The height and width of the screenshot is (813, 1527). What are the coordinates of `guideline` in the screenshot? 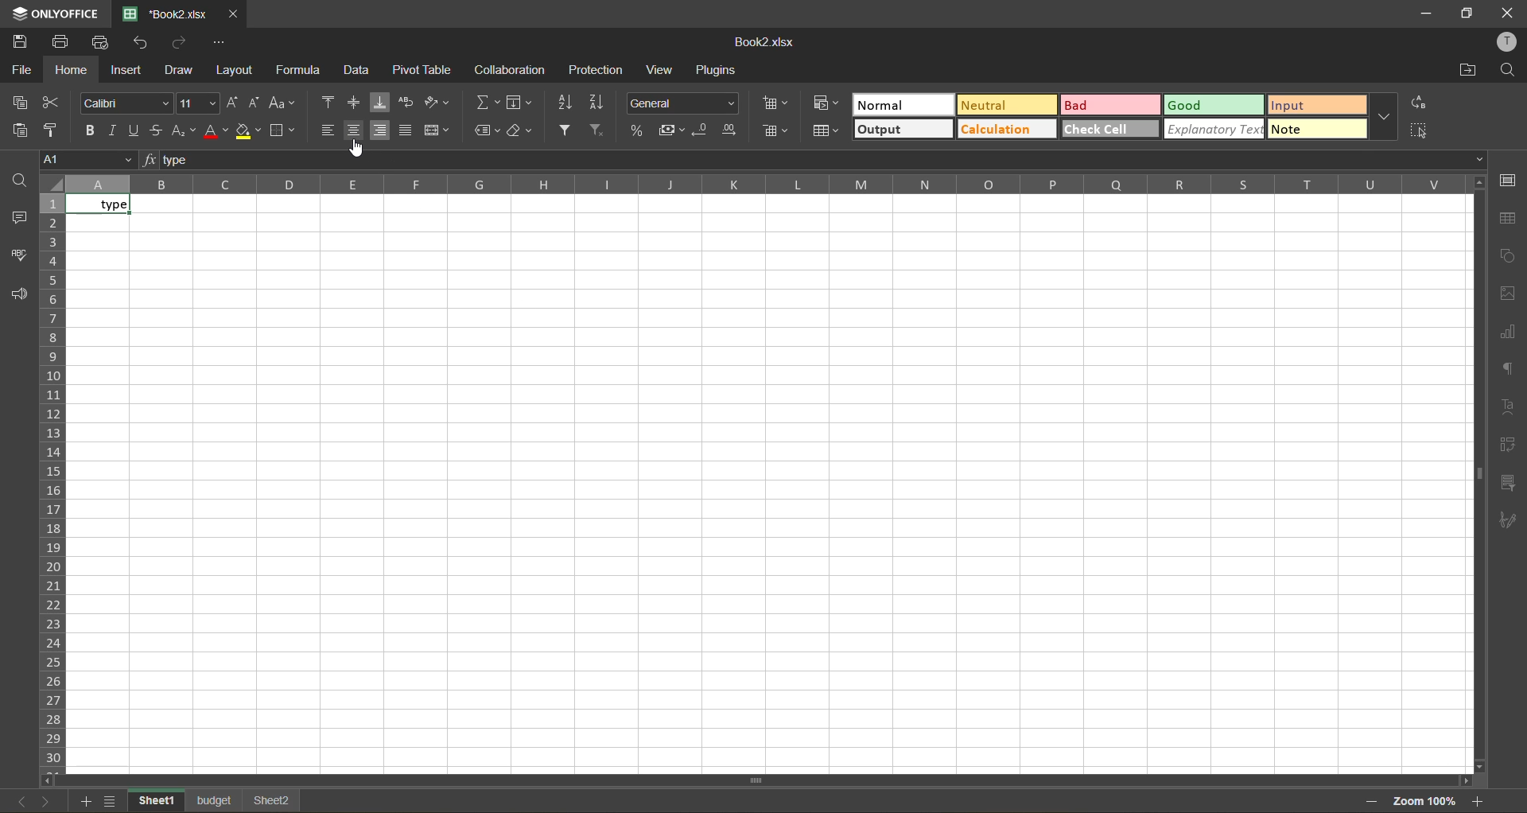 It's located at (53, 183).